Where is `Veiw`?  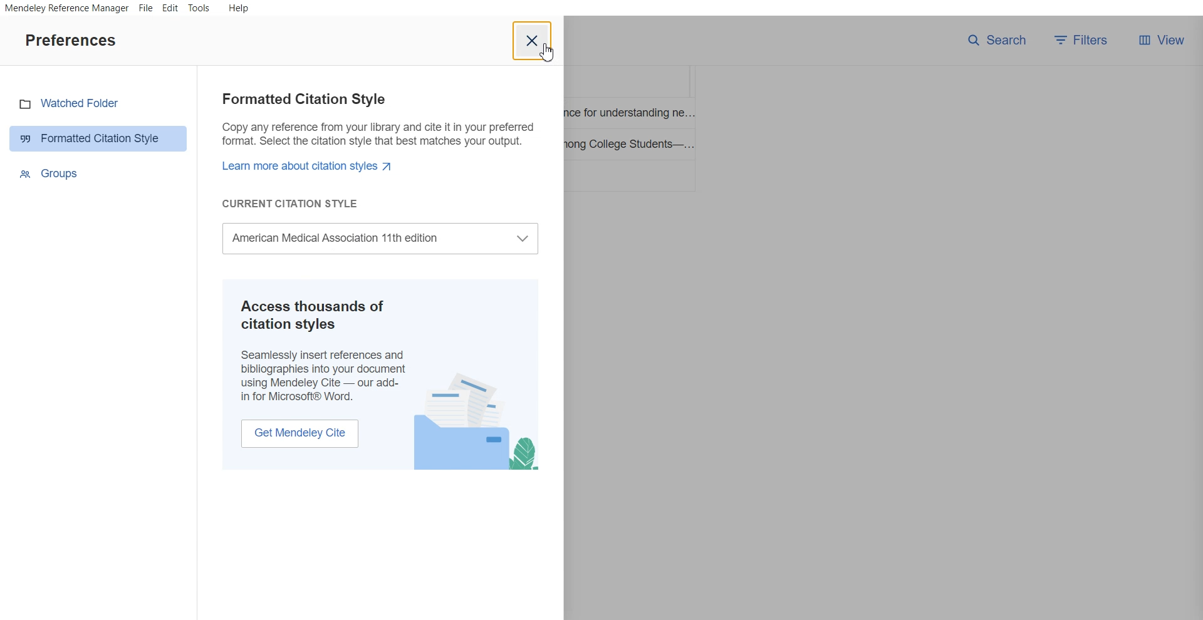 Veiw is located at coordinates (1161, 40).